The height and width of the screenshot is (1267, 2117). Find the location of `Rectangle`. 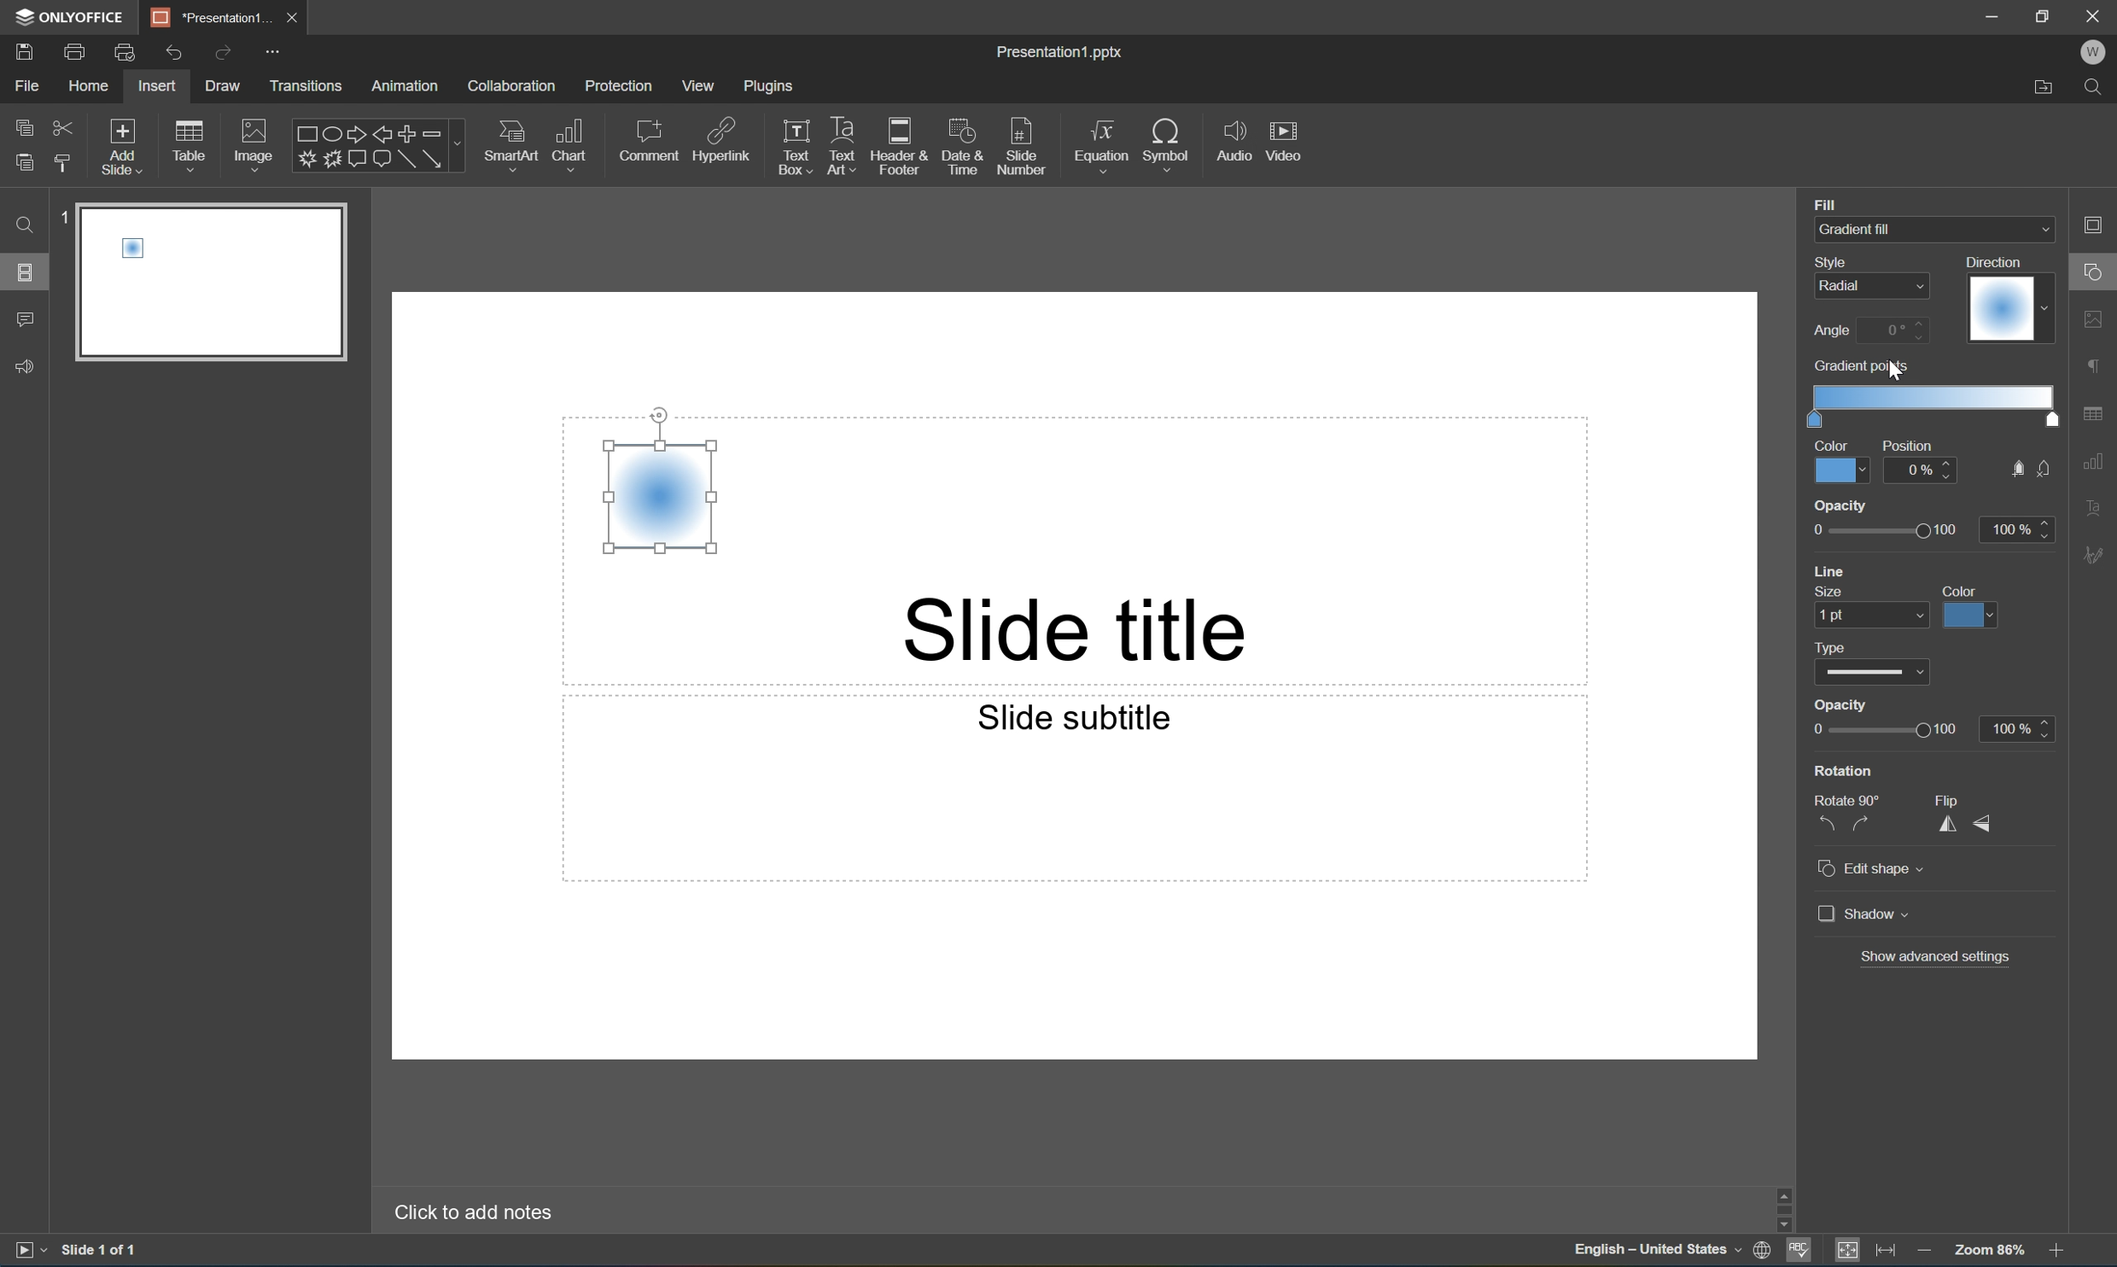

Rectangle is located at coordinates (303, 135).